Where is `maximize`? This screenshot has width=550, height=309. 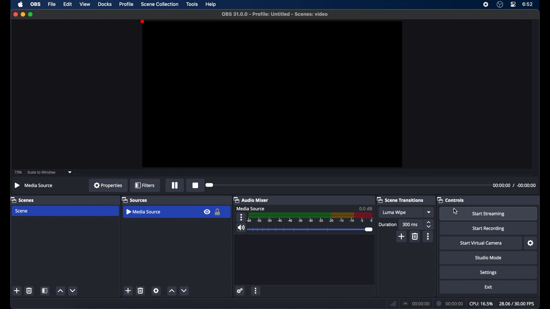 maximize is located at coordinates (31, 14).